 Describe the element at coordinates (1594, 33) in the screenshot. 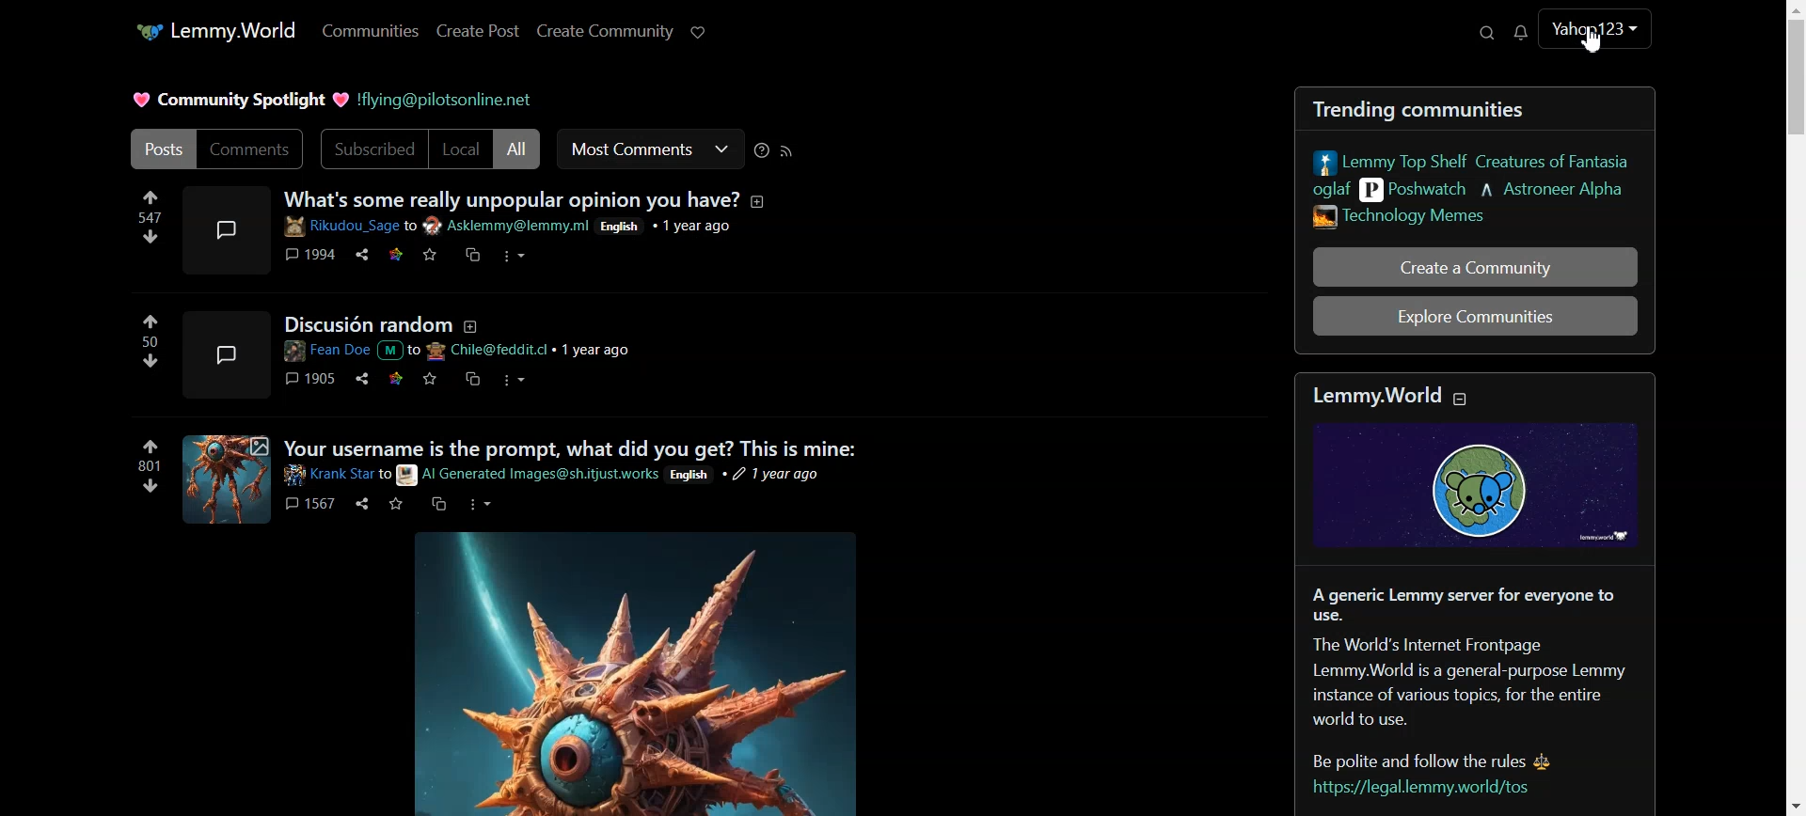

I see `Profile` at that location.